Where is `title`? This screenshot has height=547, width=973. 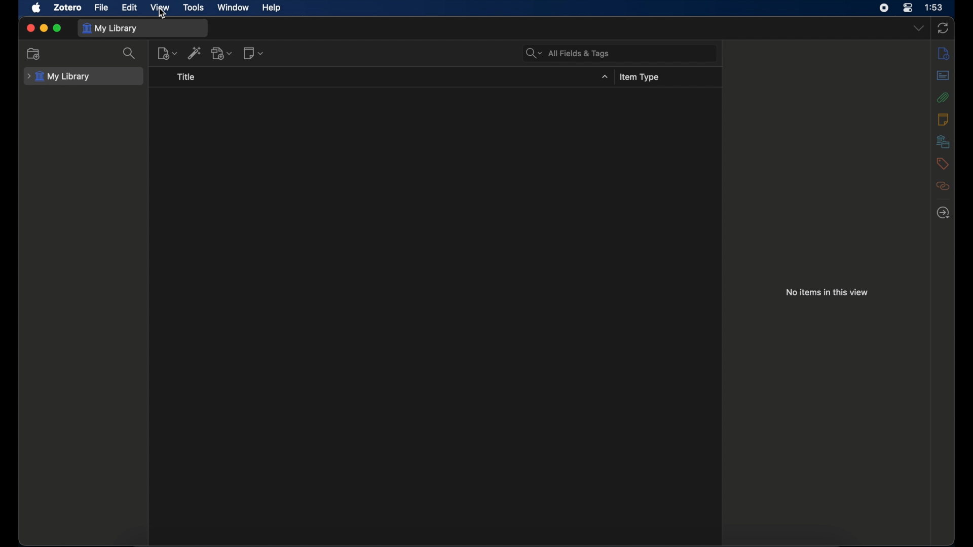 title is located at coordinates (188, 76).